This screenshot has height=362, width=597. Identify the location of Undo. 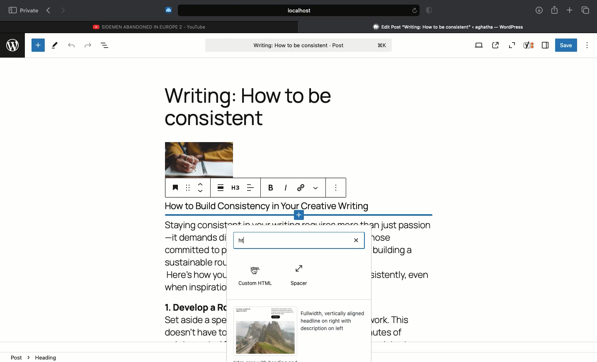
(71, 45).